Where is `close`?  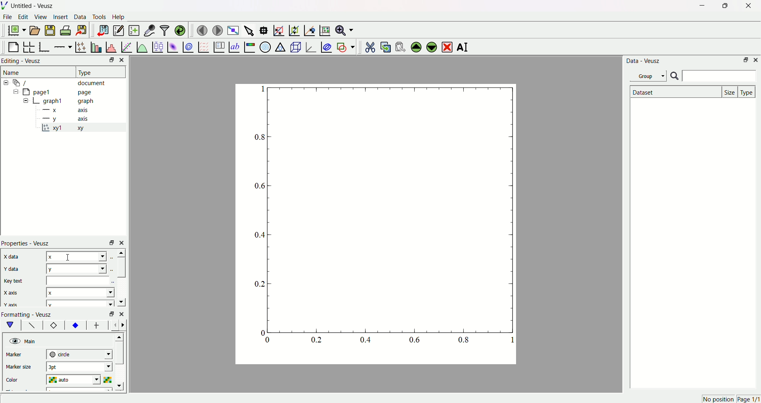 close is located at coordinates (123, 242).